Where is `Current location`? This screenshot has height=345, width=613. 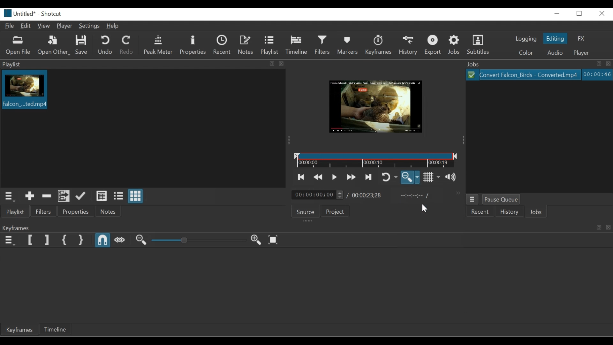 Current location is located at coordinates (317, 195).